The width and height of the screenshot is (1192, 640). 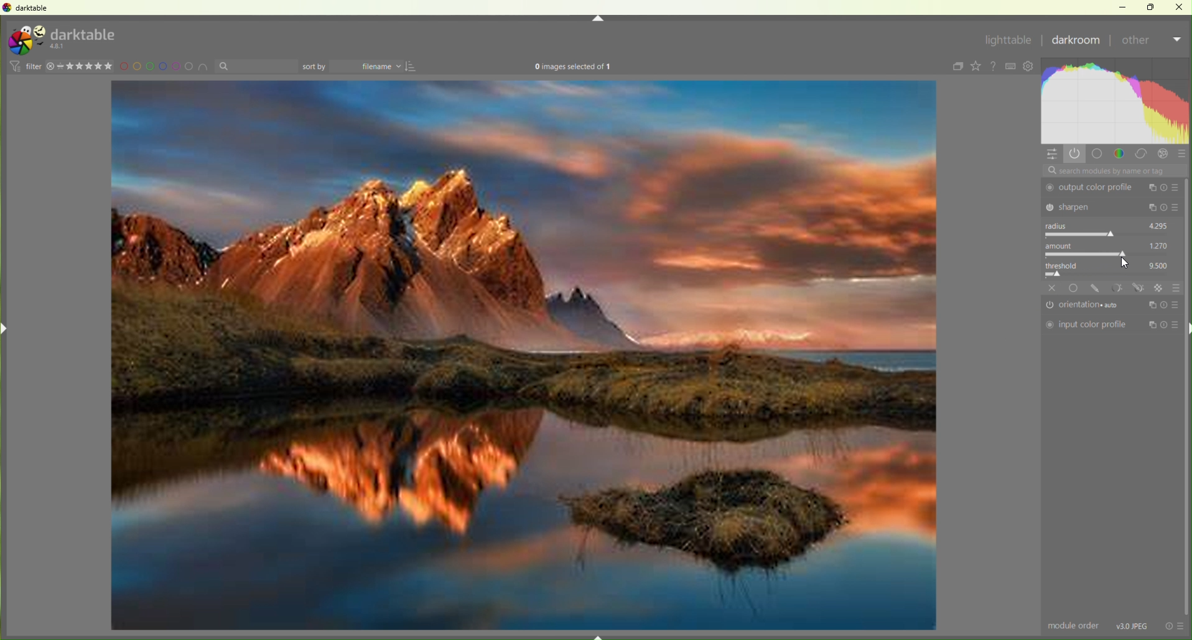 I want to click on close, so click(x=1180, y=6).